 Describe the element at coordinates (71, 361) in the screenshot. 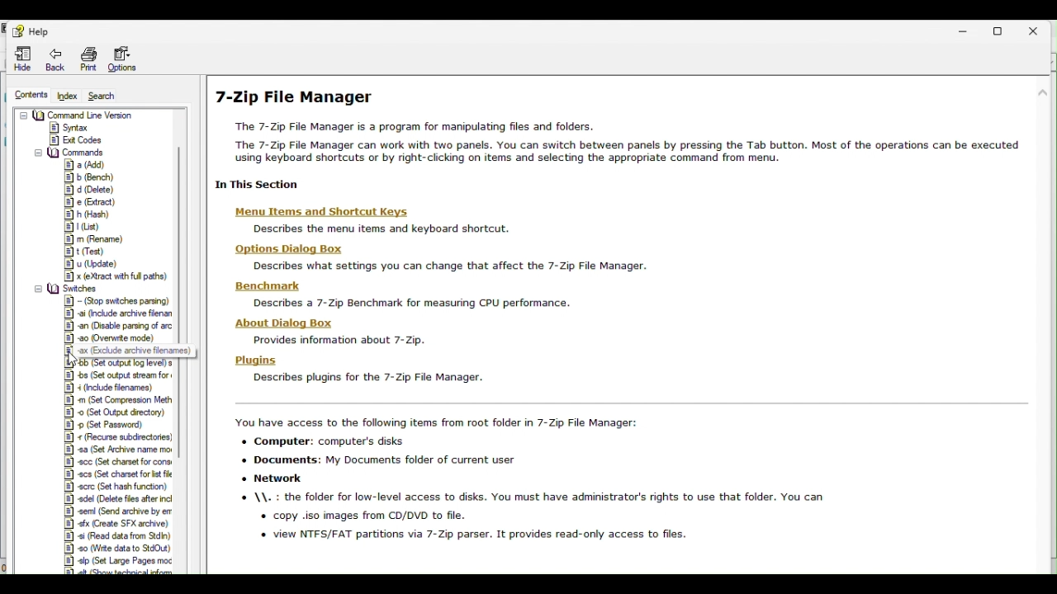

I see `Cursor` at that location.